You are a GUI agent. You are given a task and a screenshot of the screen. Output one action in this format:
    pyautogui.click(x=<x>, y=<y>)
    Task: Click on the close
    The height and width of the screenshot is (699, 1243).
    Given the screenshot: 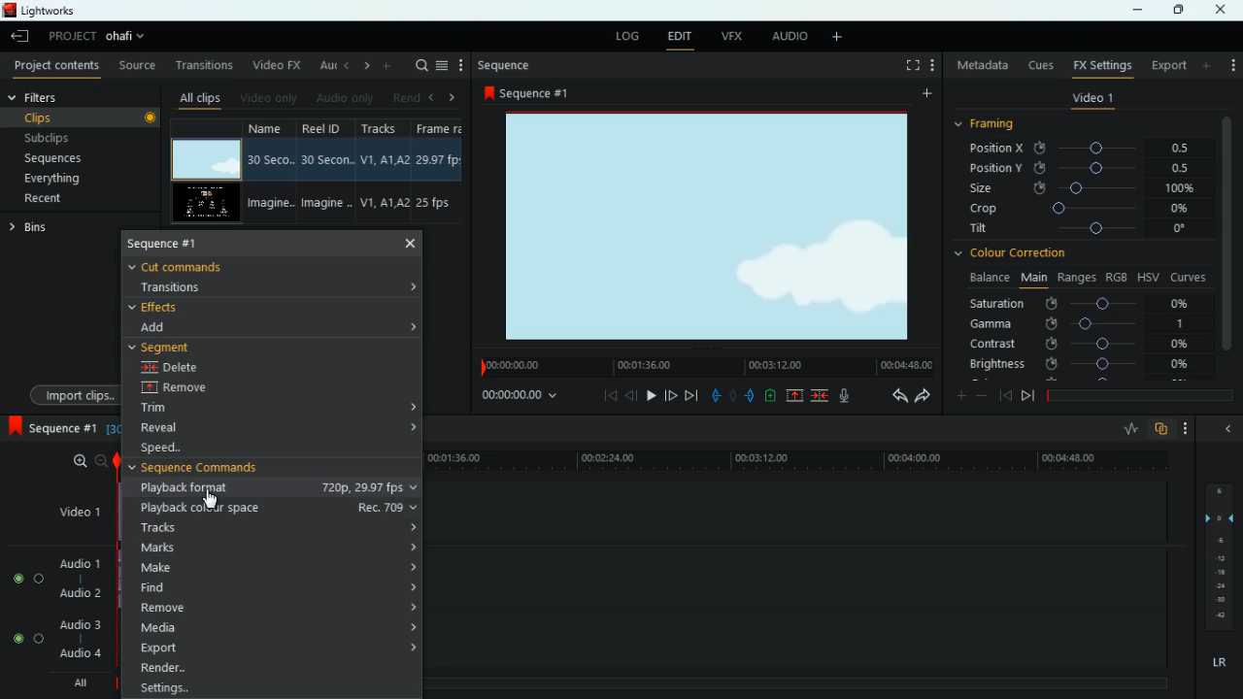 What is the action you would take?
    pyautogui.click(x=410, y=245)
    